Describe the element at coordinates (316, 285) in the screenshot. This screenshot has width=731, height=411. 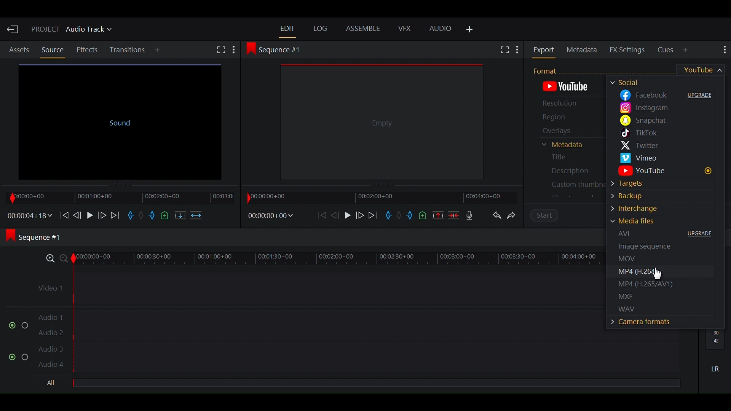
I see `Video Track` at that location.